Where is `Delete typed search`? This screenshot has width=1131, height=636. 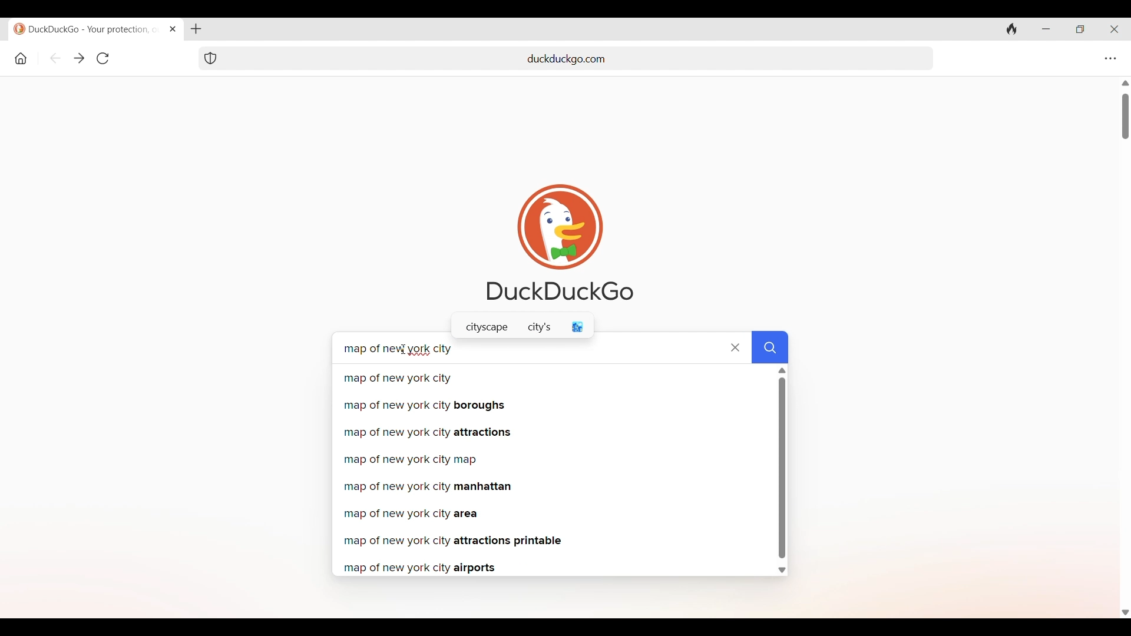 Delete typed search is located at coordinates (735, 347).